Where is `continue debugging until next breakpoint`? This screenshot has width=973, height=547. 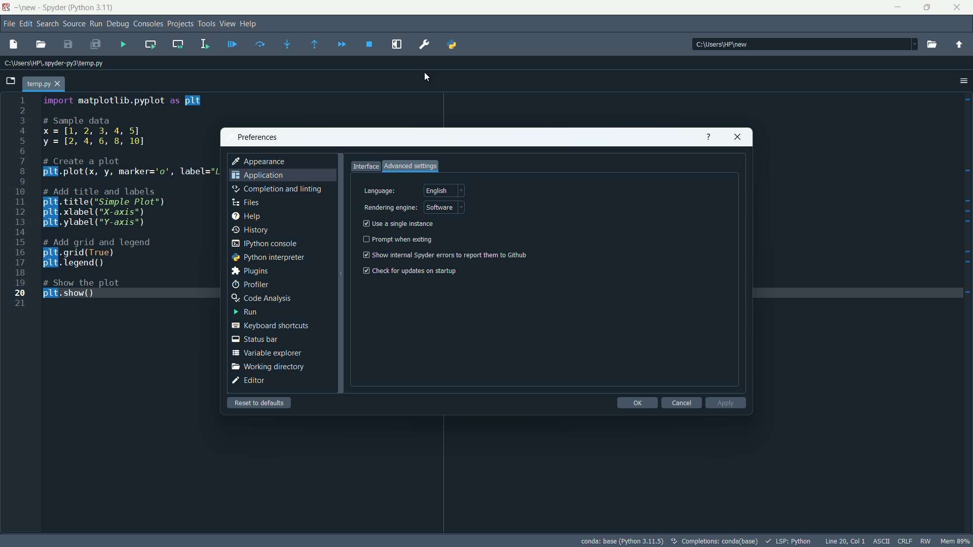 continue debugging until next breakpoint is located at coordinates (341, 45).